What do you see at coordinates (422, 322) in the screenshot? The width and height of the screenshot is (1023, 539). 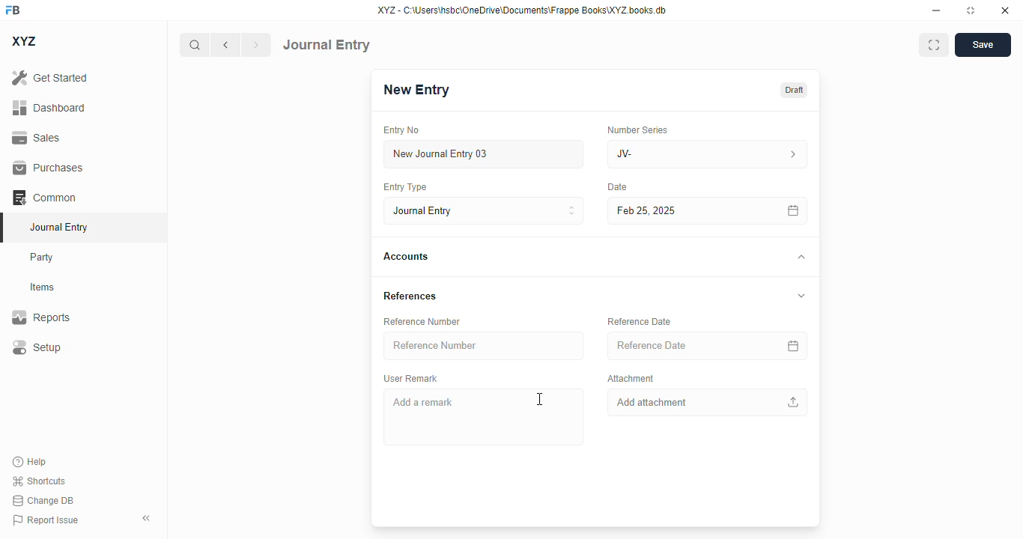 I see `reference number` at bounding box center [422, 322].